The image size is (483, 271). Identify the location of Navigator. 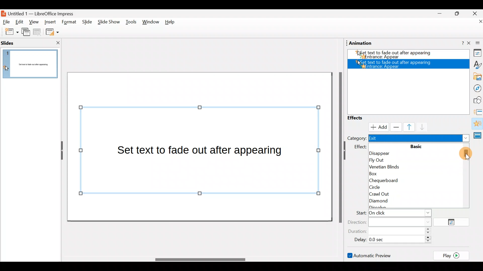
(476, 88).